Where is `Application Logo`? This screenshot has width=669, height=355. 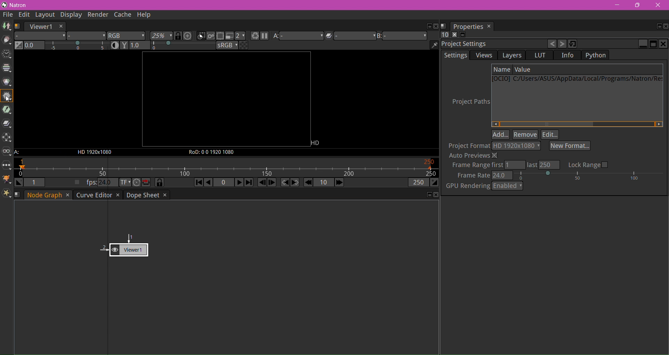
Application Logo is located at coordinates (4, 5).